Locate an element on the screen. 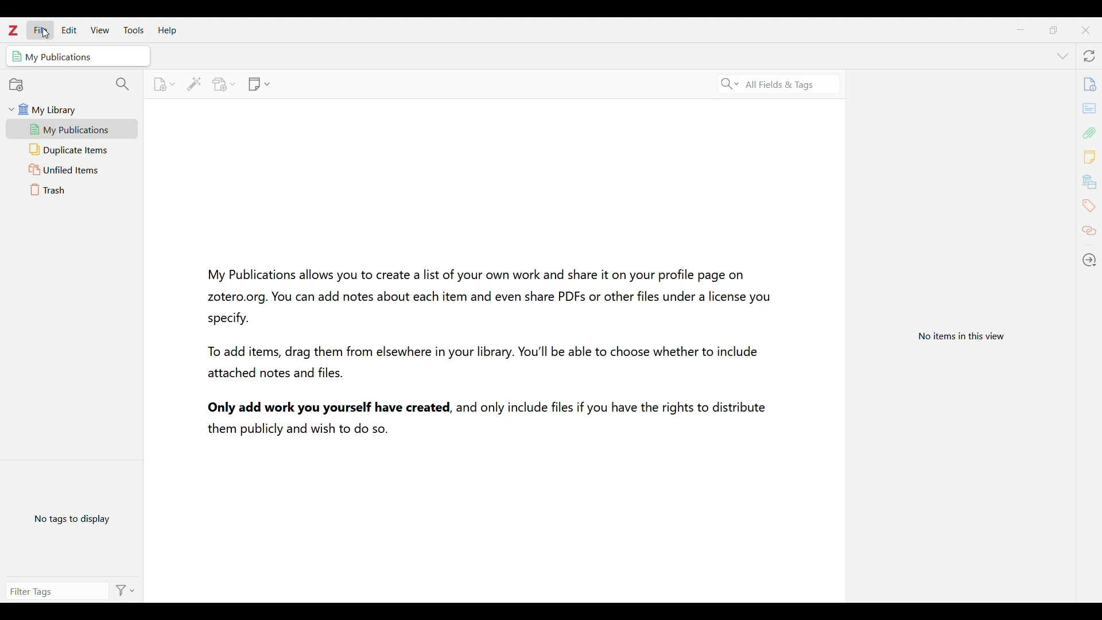  Trash is located at coordinates (72, 189).